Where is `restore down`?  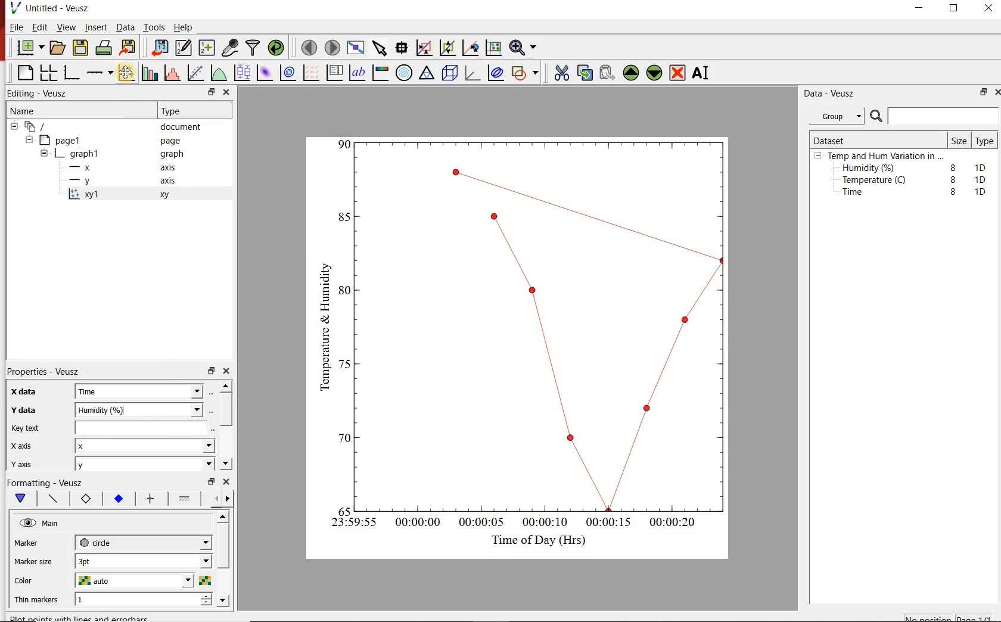
restore down is located at coordinates (204, 92).